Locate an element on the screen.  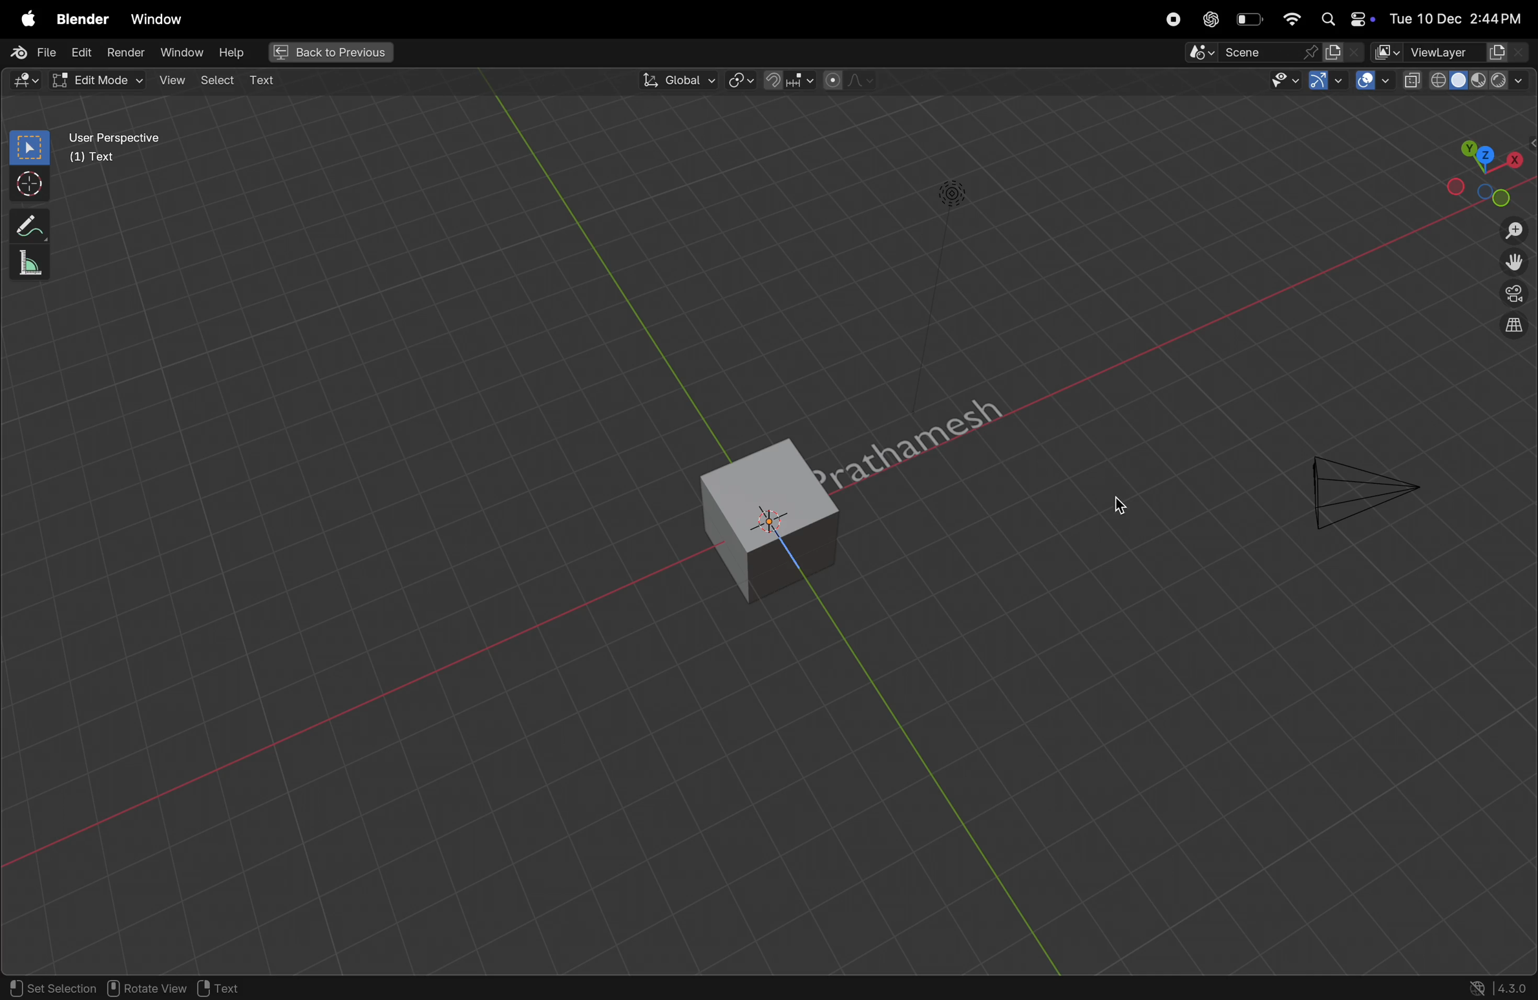
apple menu is located at coordinates (25, 19).